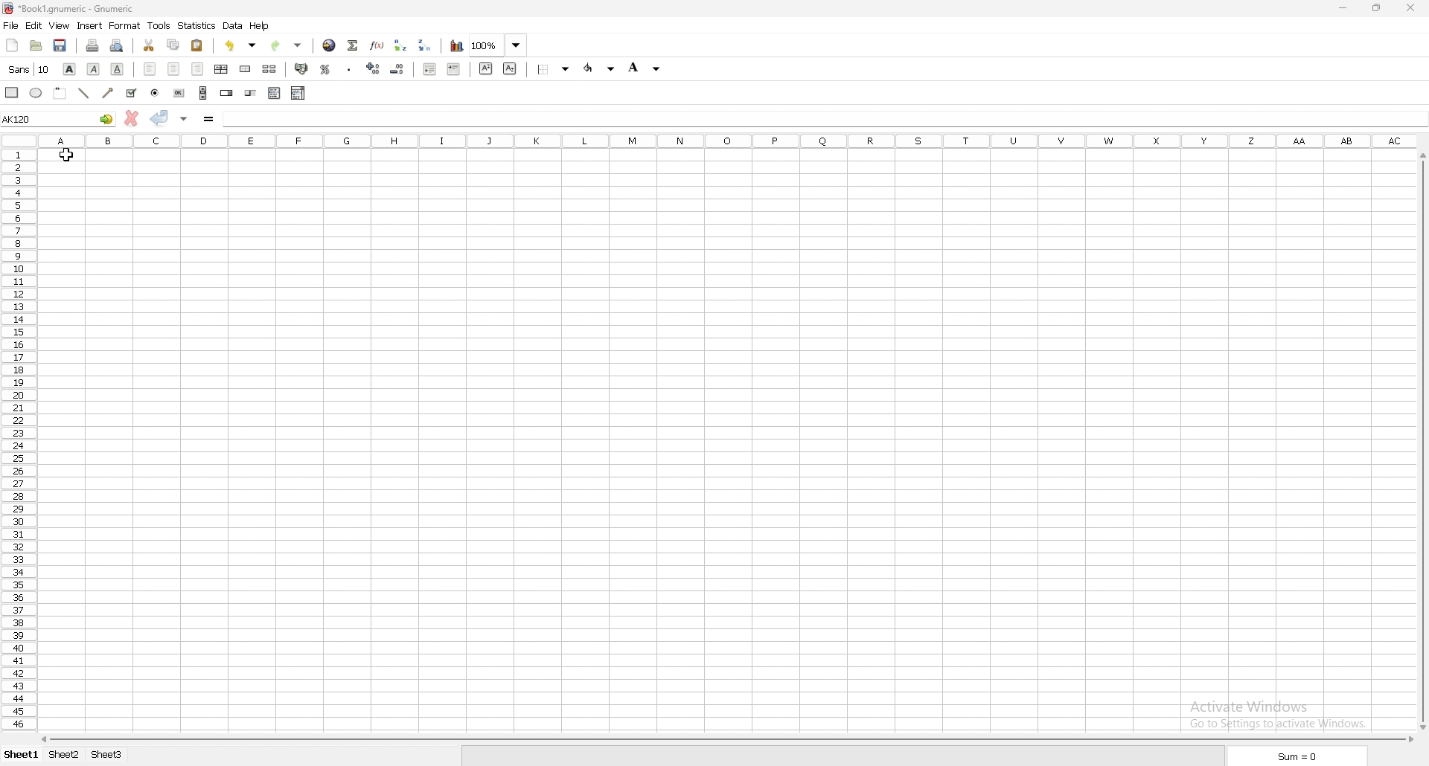 The height and width of the screenshot is (766, 1429). Describe the element at coordinates (31, 68) in the screenshot. I see `font` at that location.